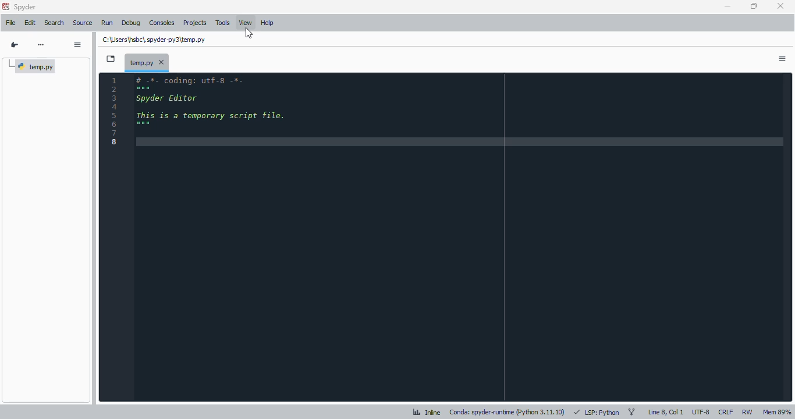  What do you see at coordinates (132, 23) in the screenshot?
I see `debug` at bounding box center [132, 23].